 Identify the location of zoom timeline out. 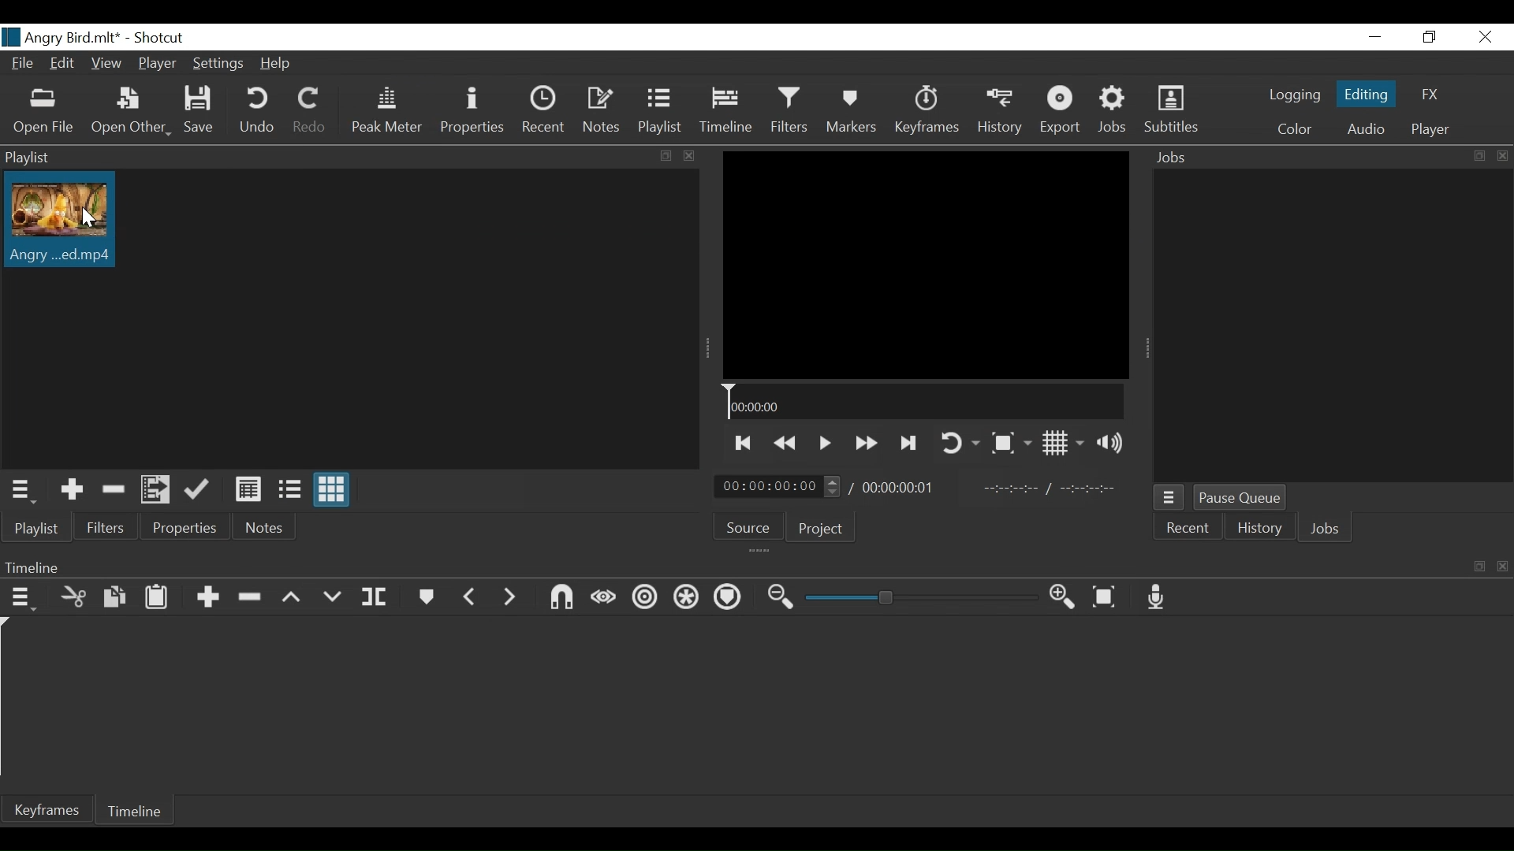
(1064, 597).